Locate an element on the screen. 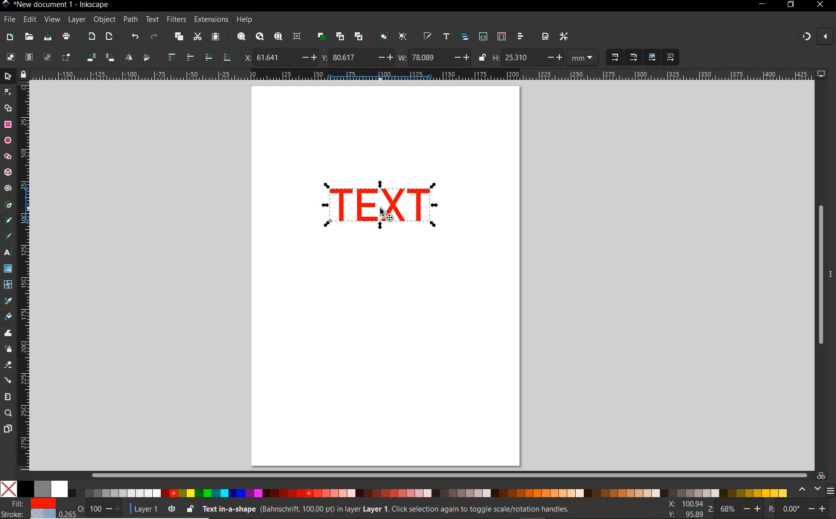 The image size is (836, 519). ruler is located at coordinates (25, 279).